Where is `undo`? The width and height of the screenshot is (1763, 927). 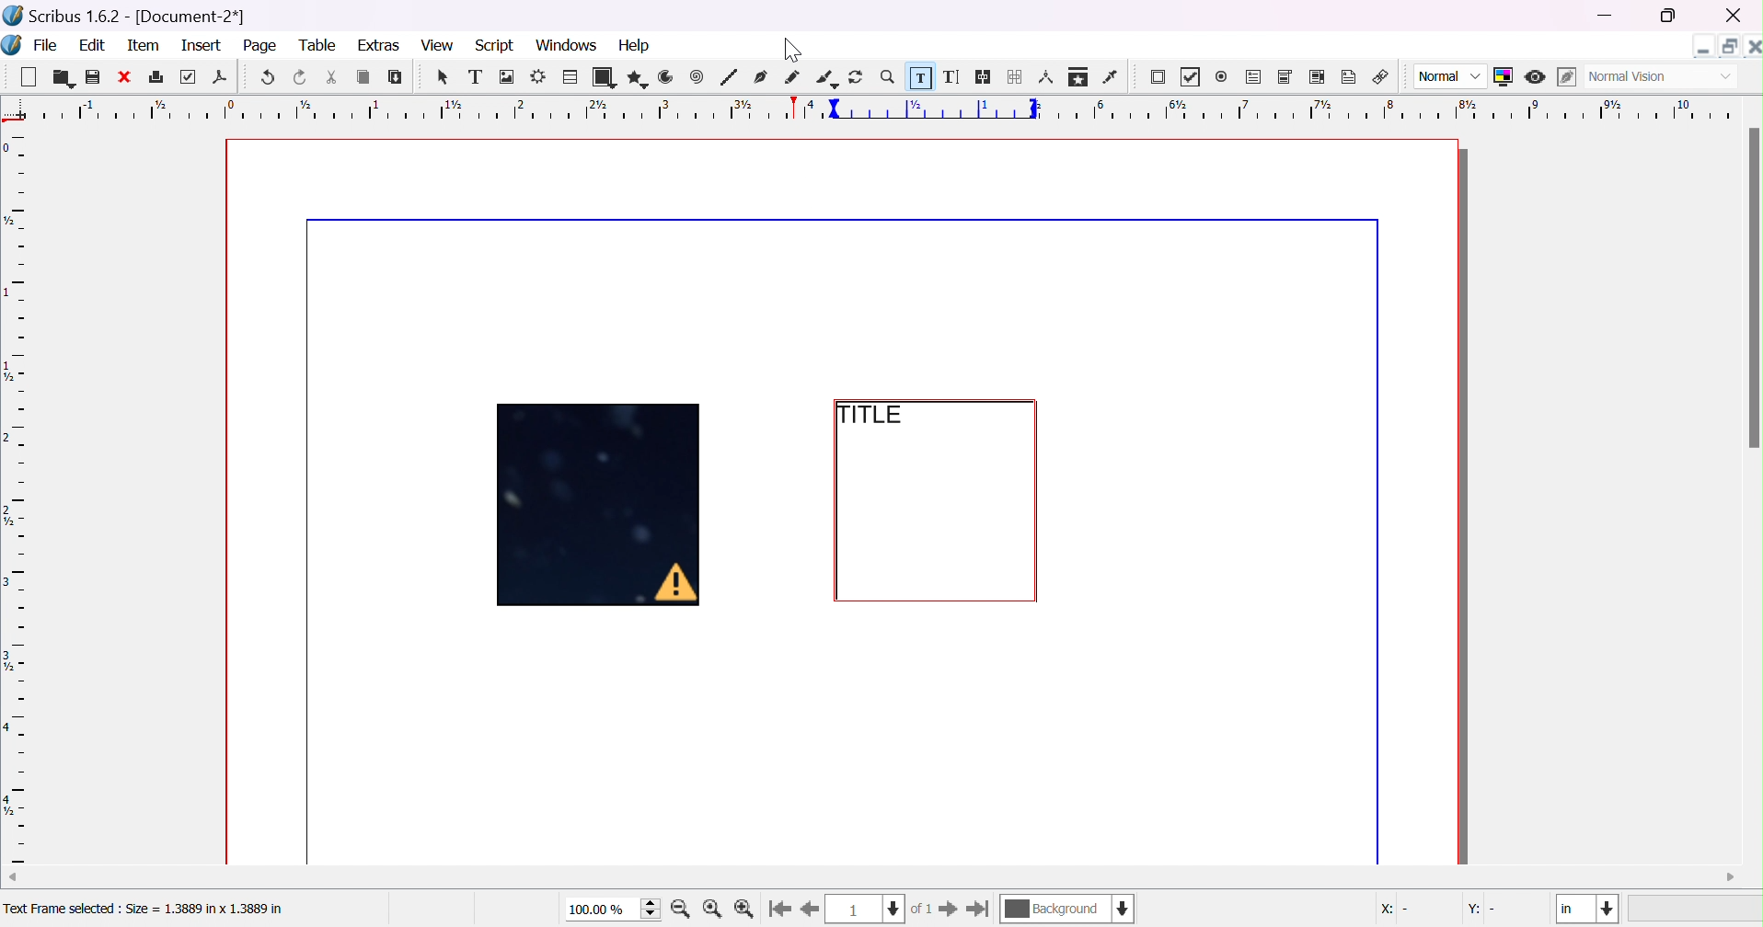
undo is located at coordinates (271, 78).